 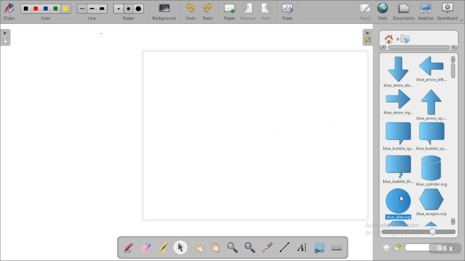 I want to click on backgrounds, so click(x=164, y=12).